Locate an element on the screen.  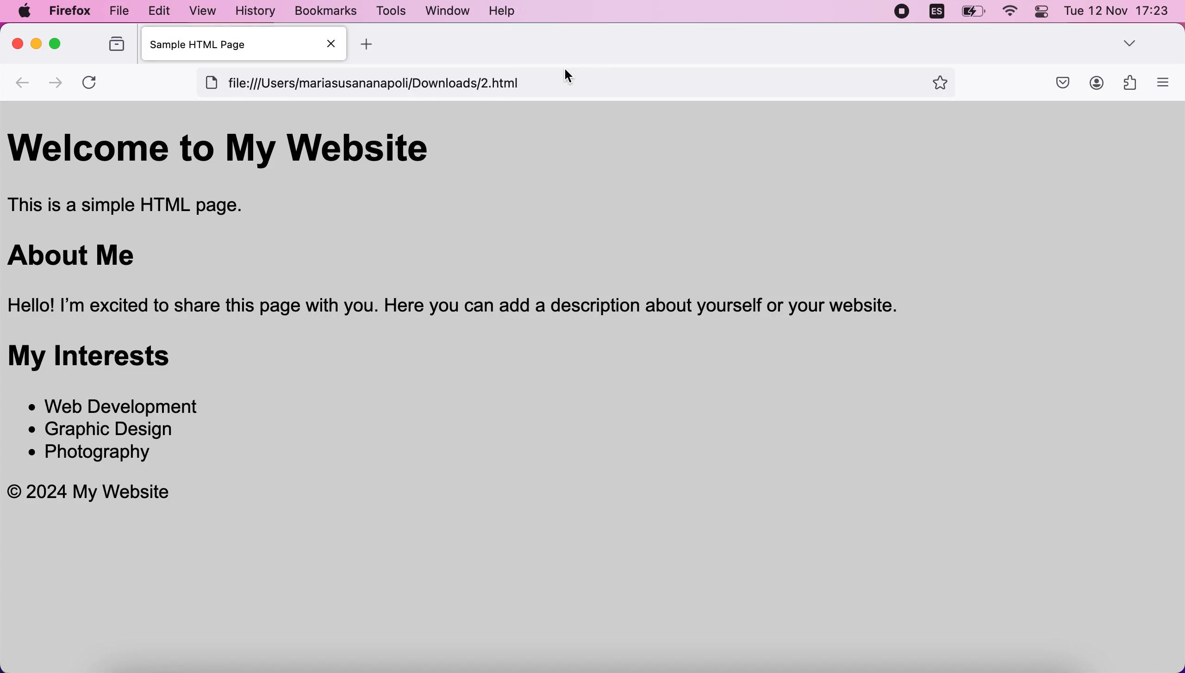
view is located at coordinates (202, 12).